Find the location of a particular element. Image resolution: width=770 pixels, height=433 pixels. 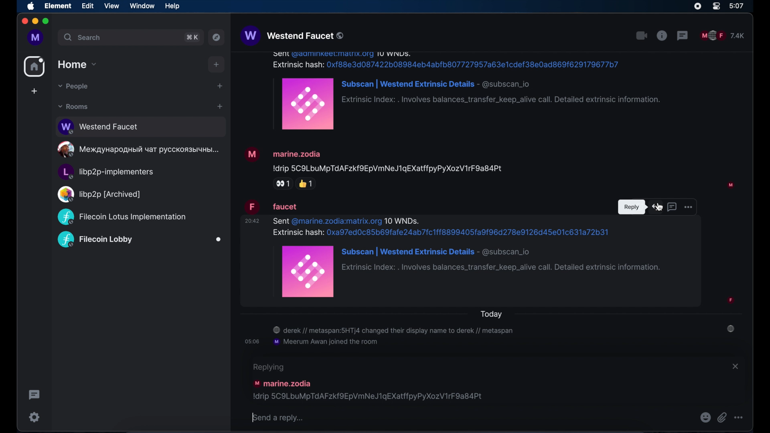

close is located at coordinates (24, 21).